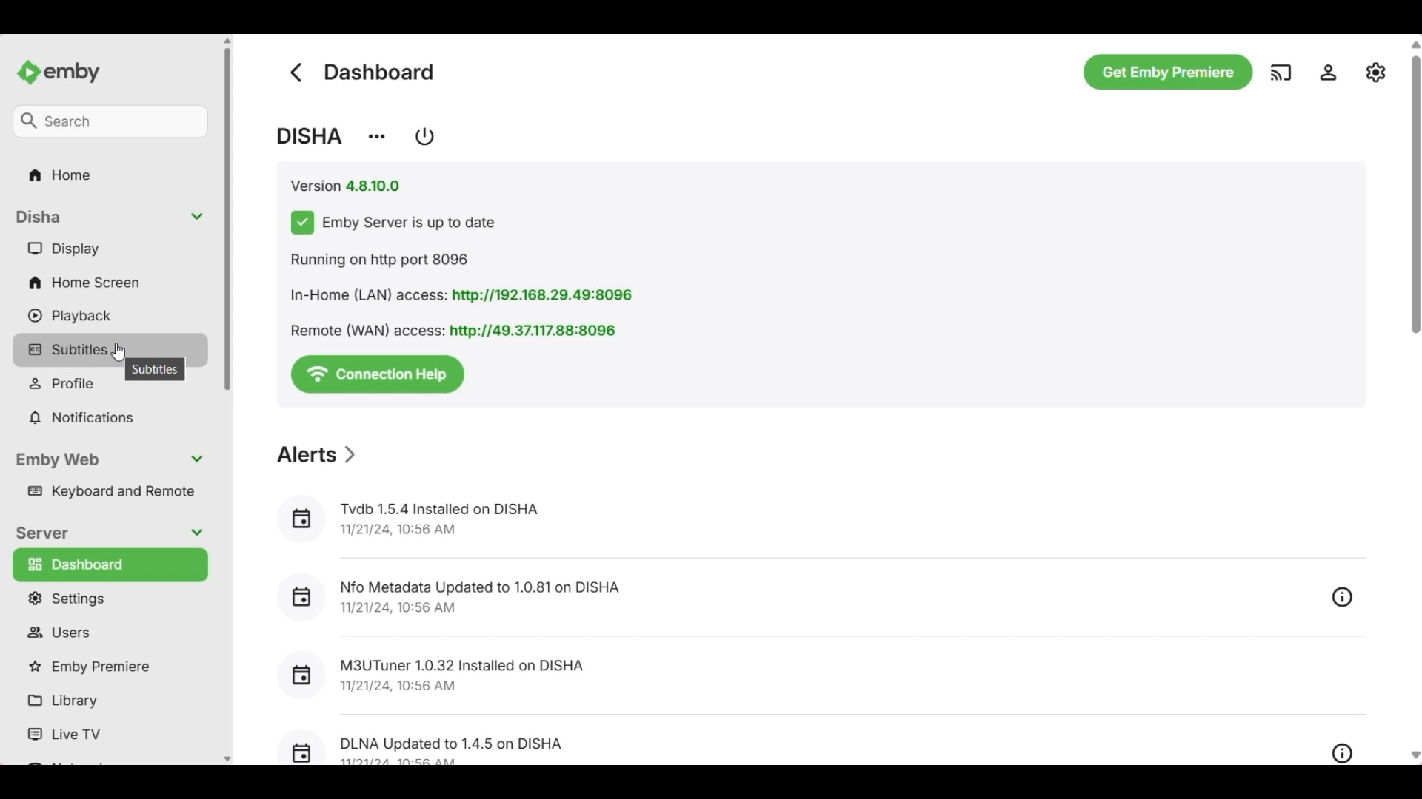 This screenshot has height=799, width=1422. Describe the element at coordinates (56, 174) in the screenshot. I see `` at that location.